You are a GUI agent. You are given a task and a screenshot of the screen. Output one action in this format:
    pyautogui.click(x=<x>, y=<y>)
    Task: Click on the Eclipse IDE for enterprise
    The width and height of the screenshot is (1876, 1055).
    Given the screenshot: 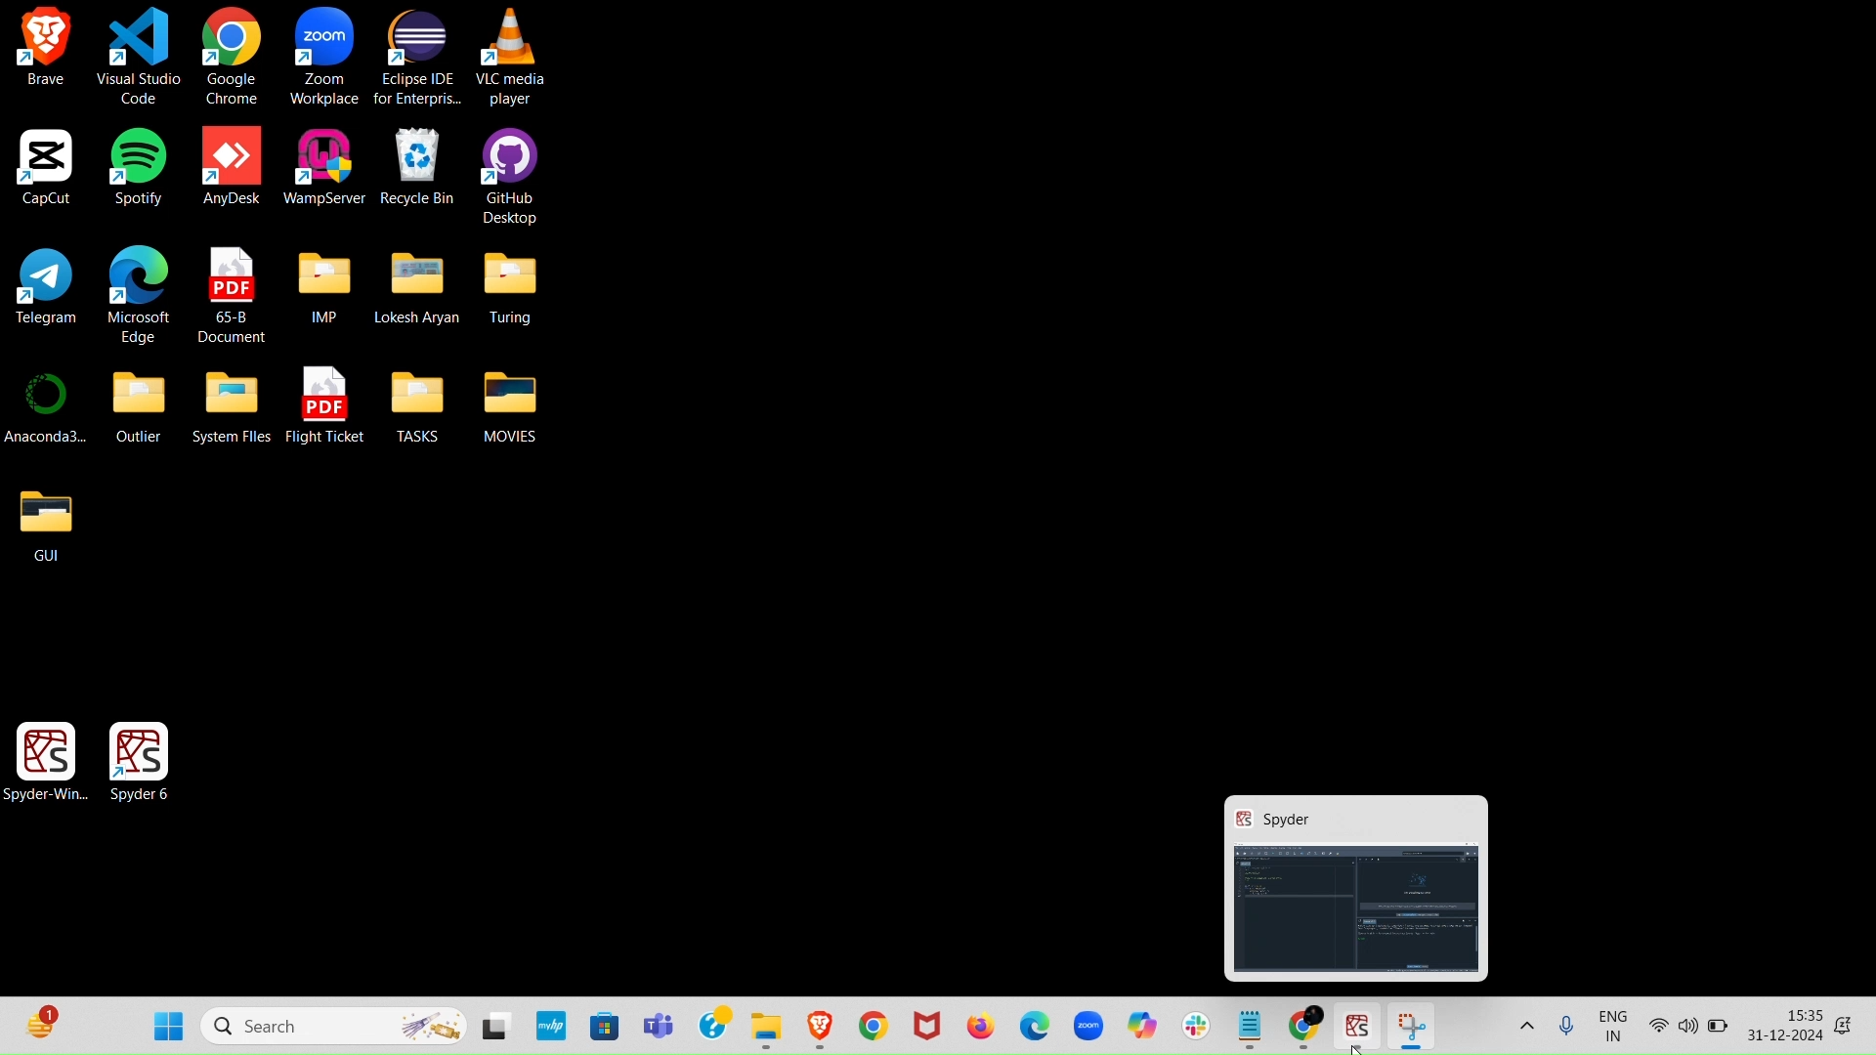 What is the action you would take?
    pyautogui.click(x=420, y=58)
    